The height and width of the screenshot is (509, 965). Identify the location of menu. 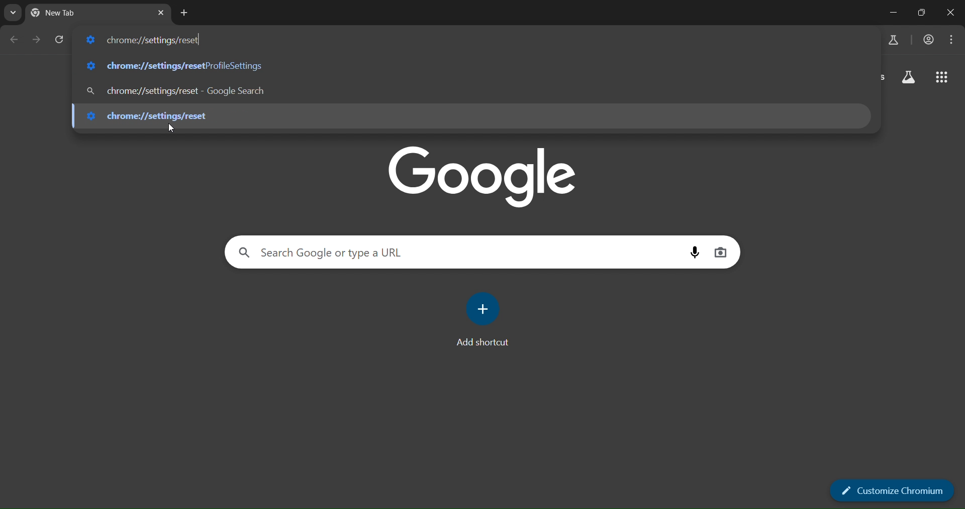
(953, 40).